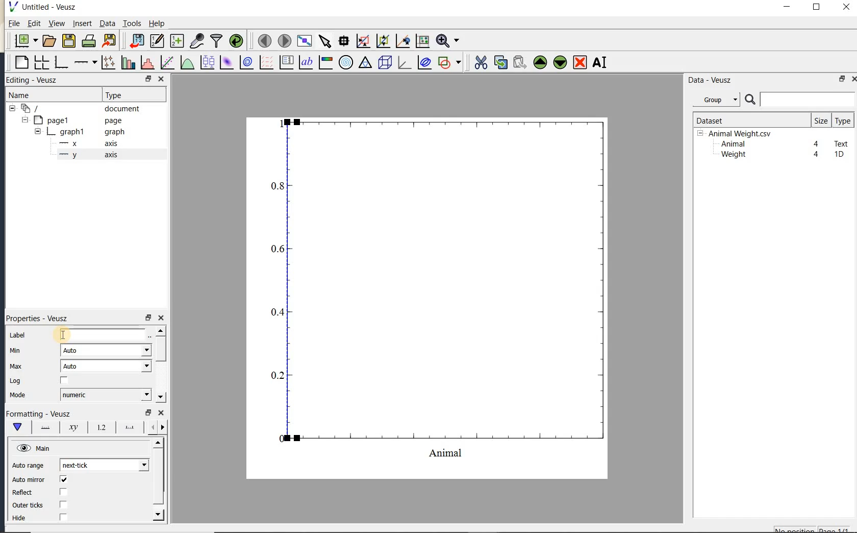 The width and height of the screenshot is (857, 533). Describe the element at coordinates (160, 364) in the screenshot. I see `scrollbar` at that location.